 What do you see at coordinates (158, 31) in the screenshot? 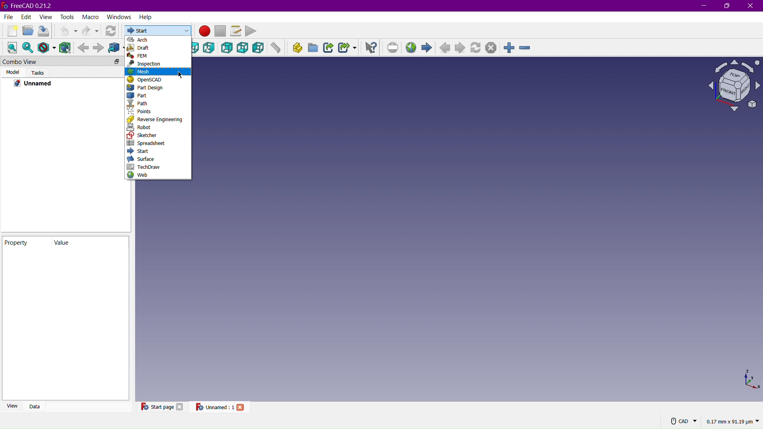
I see `Start` at bounding box center [158, 31].